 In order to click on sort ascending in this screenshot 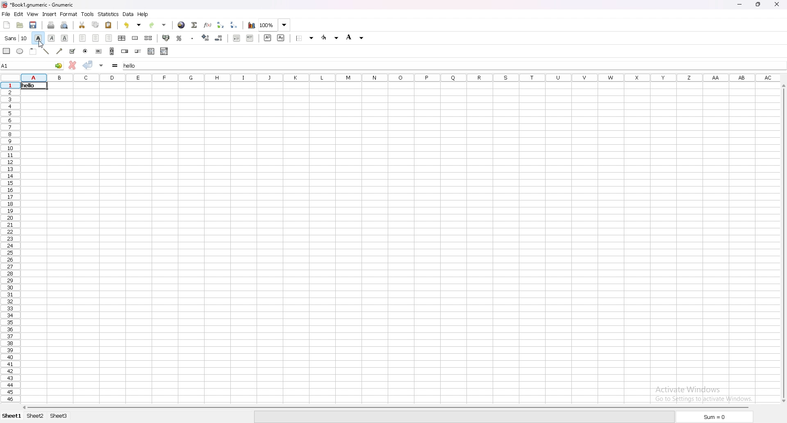, I will do `click(220, 25)`.